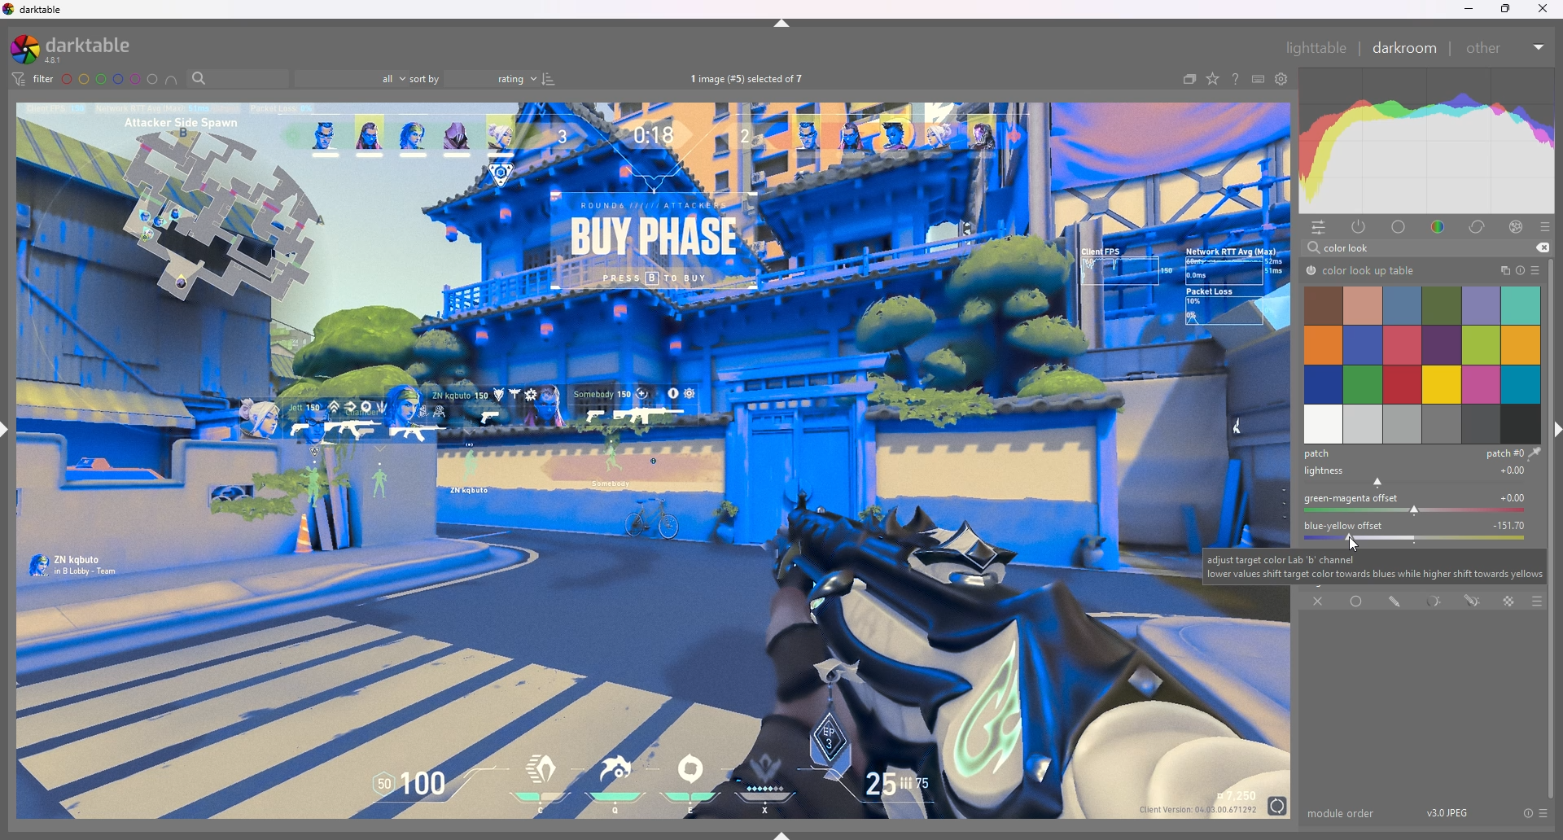  What do you see at coordinates (1259, 78) in the screenshot?
I see `keyboard shortcuts` at bounding box center [1259, 78].